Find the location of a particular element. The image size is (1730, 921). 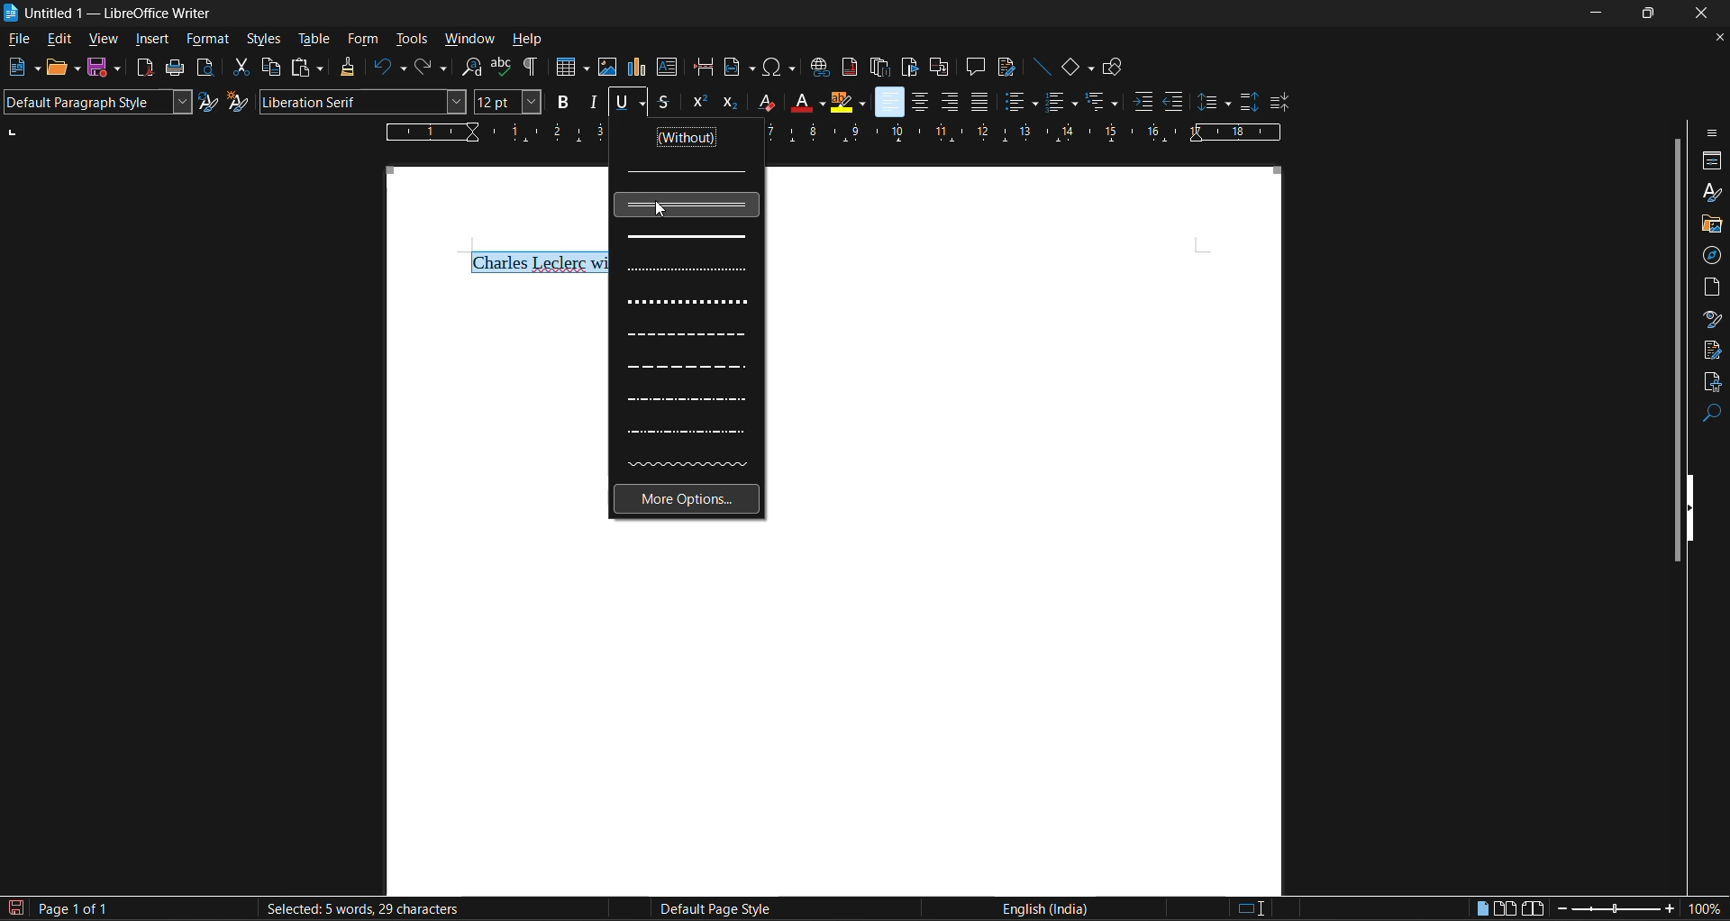

paste is located at coordinates (303, 68).